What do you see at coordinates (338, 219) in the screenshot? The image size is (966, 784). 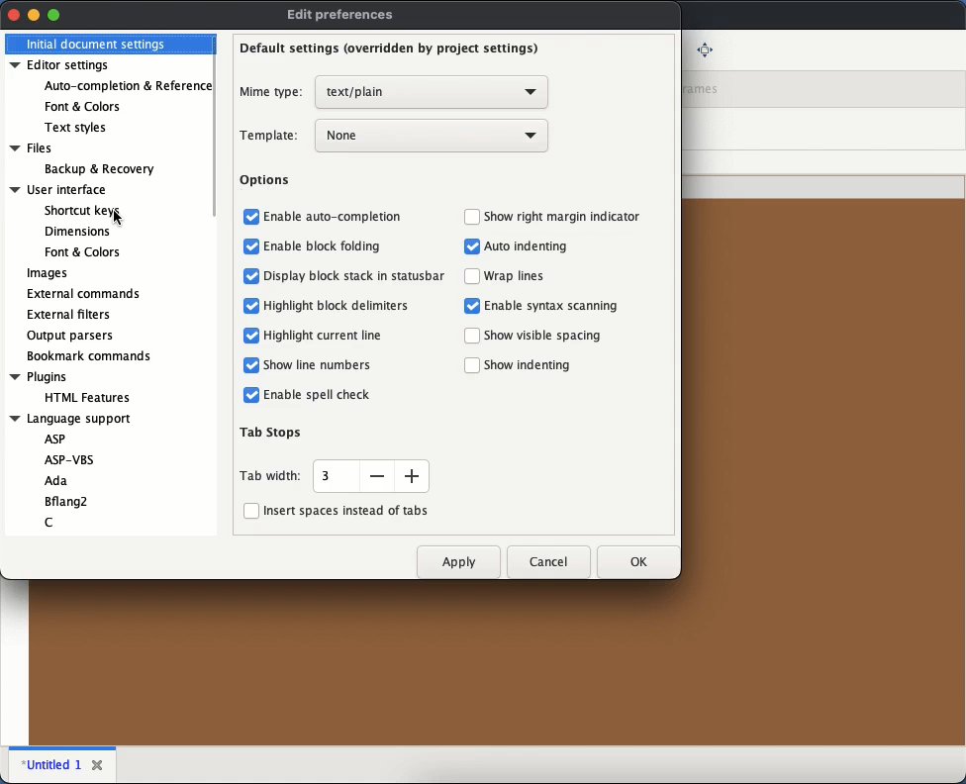 I see `Enable auto-completion` at bounding box center [338, 219].